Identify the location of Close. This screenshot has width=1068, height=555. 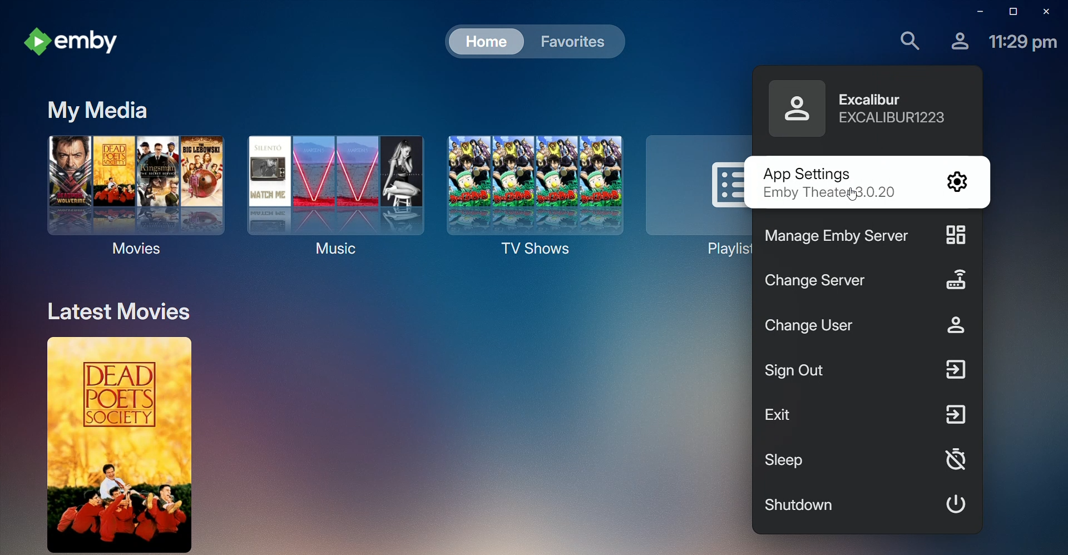
(1049, 11).